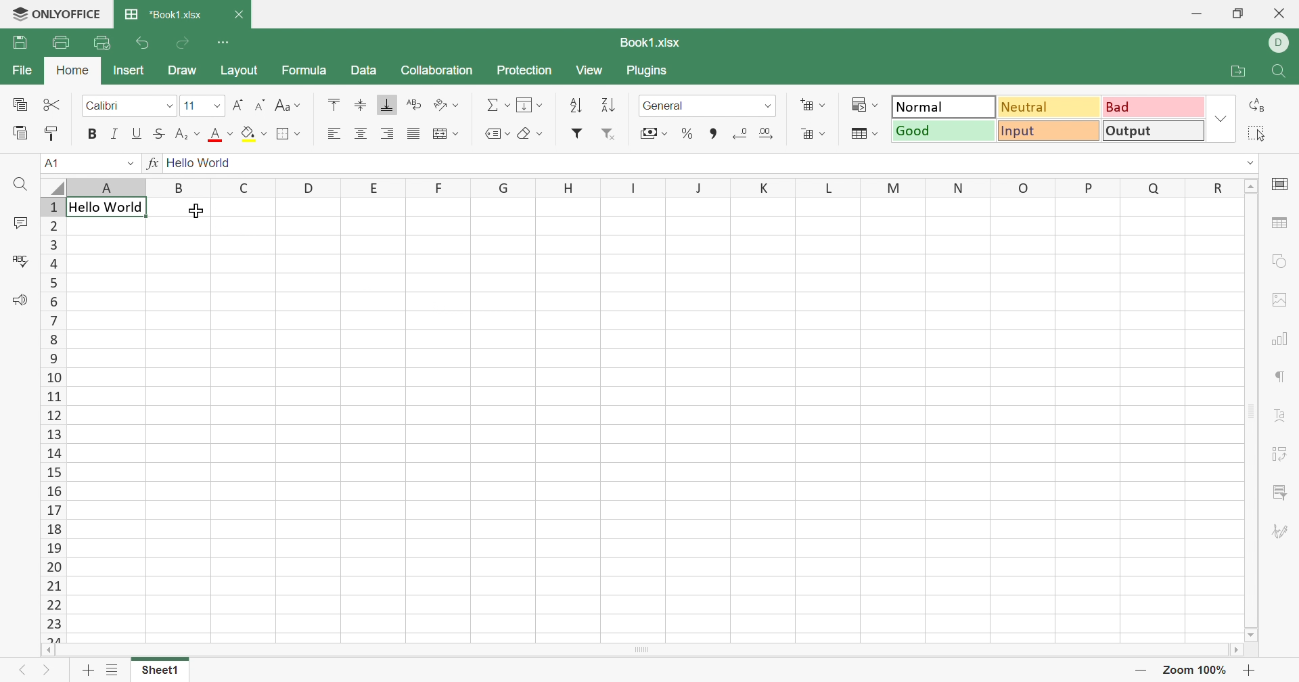  I want to click on Drop down, so click(127, 163).